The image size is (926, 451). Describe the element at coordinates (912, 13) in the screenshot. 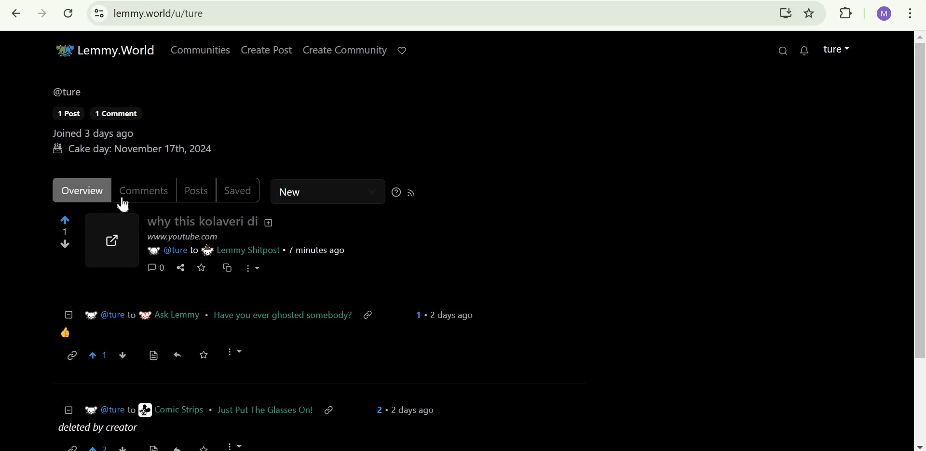

I see `customize and control google chrome` at that location.